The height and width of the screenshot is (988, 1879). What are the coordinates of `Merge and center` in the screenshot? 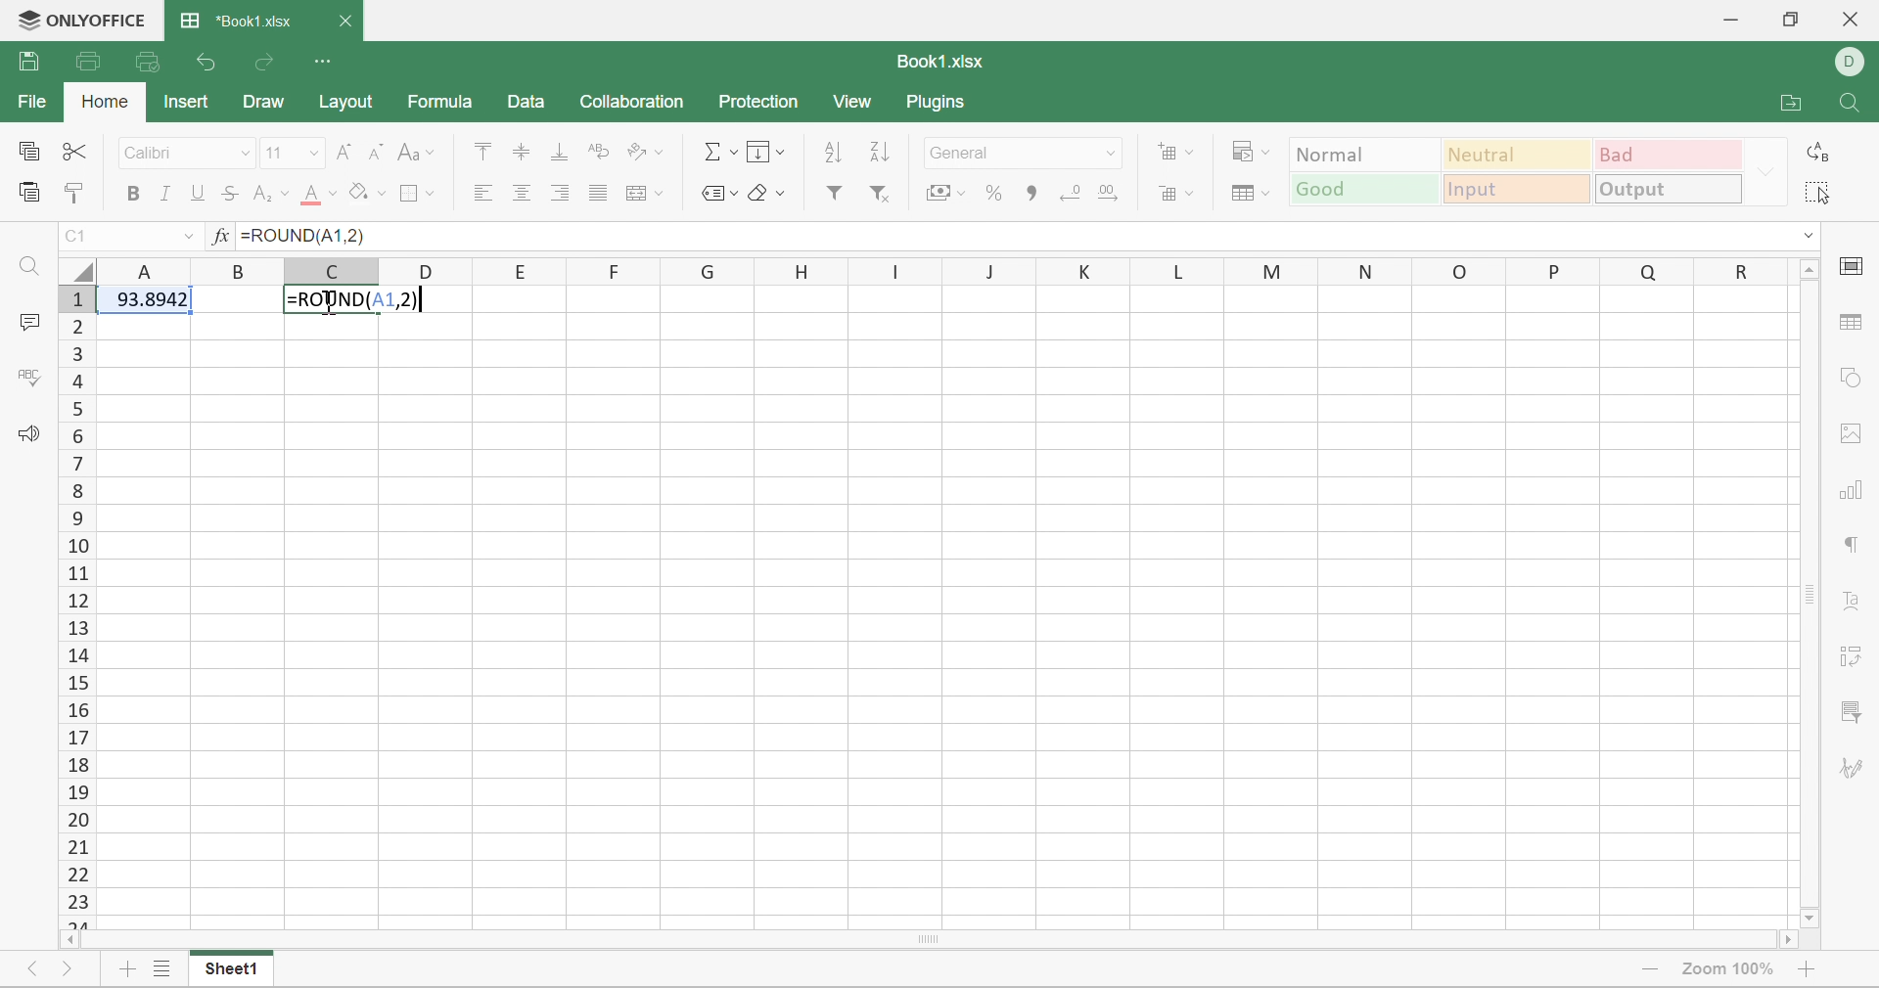 It's located at (645, 192).